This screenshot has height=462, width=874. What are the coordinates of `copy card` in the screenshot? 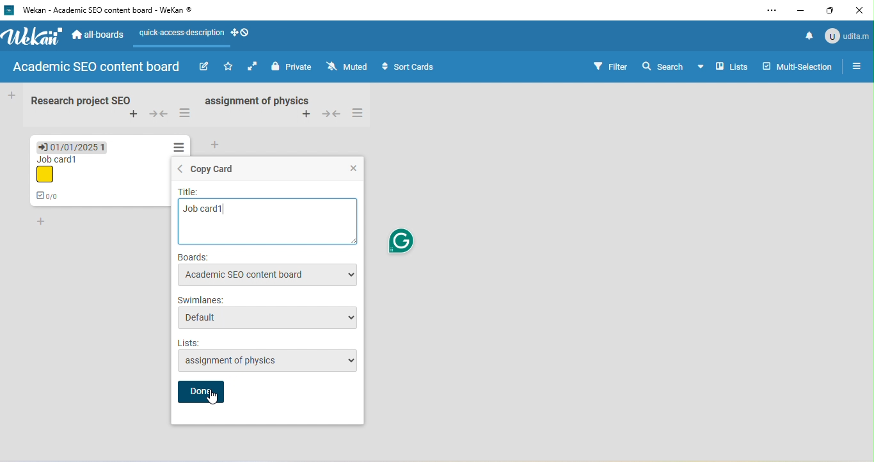 It's located at (210, 167).